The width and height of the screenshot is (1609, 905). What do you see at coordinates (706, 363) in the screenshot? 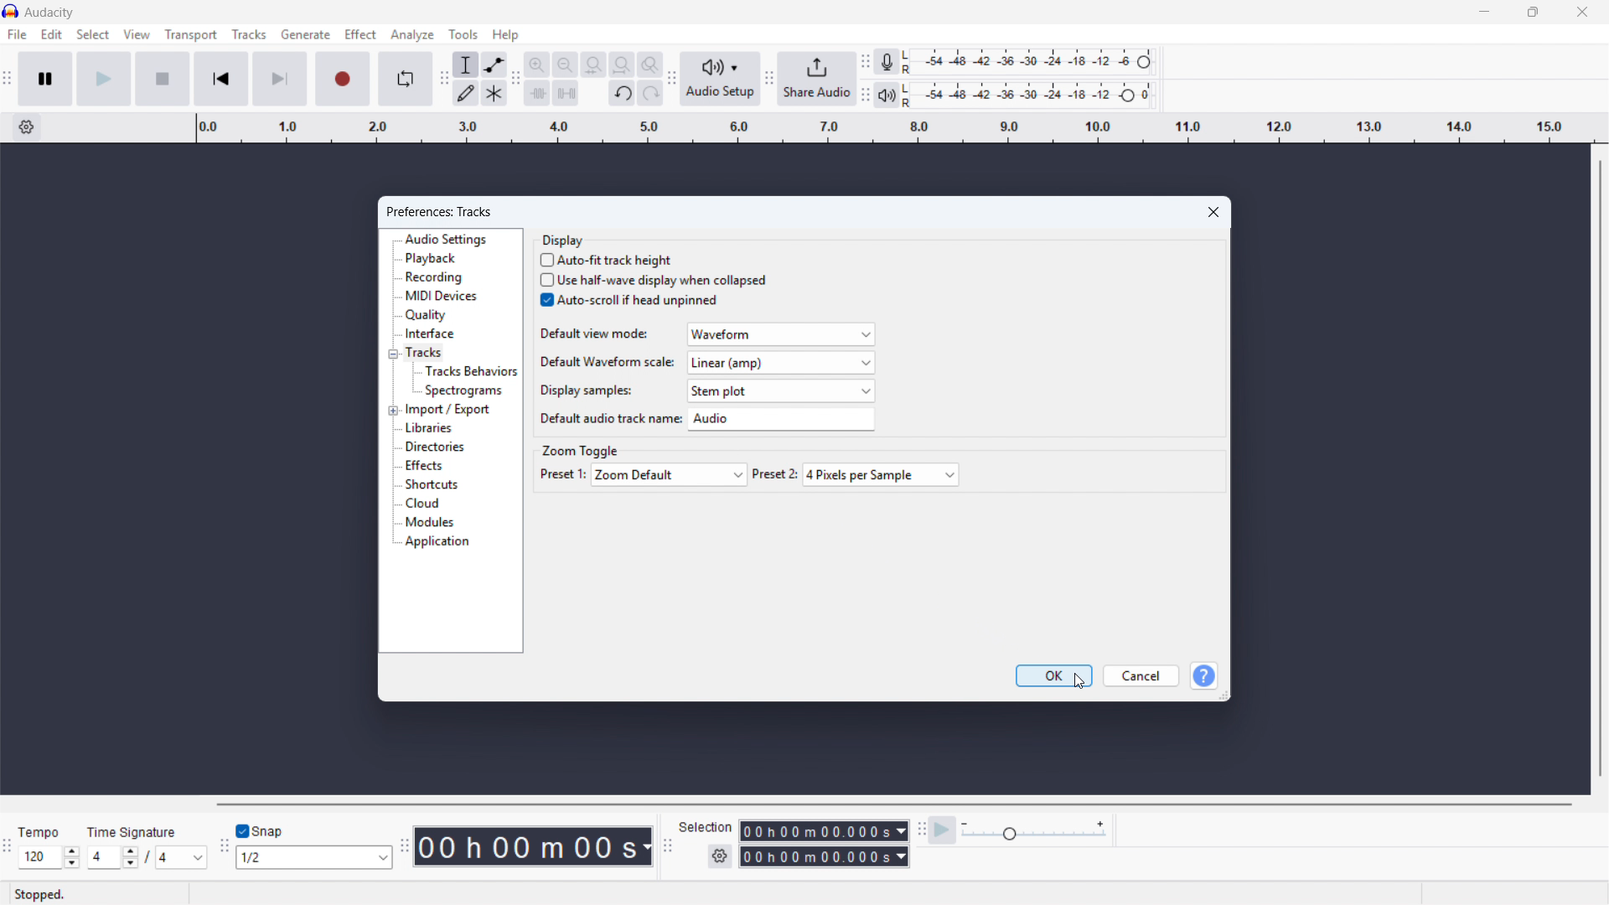
I see `default waveform scale` at bounding box center [706, 363].